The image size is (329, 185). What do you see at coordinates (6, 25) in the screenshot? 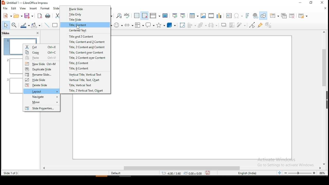
I see `select tool` at bounding box center [6, 25].